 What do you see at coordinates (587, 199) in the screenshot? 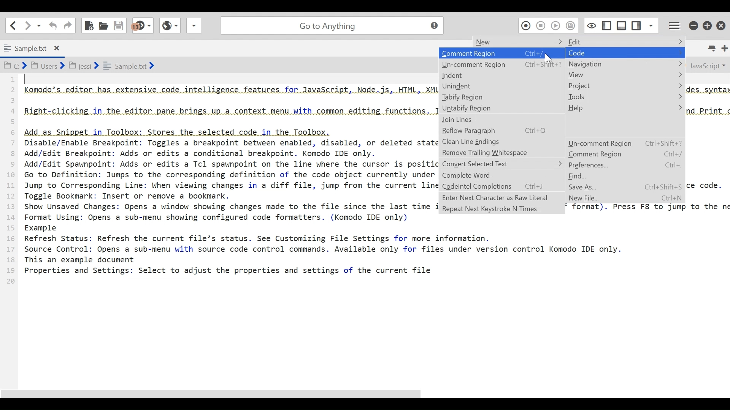
I see `New File` at bounding box center [587, 199].